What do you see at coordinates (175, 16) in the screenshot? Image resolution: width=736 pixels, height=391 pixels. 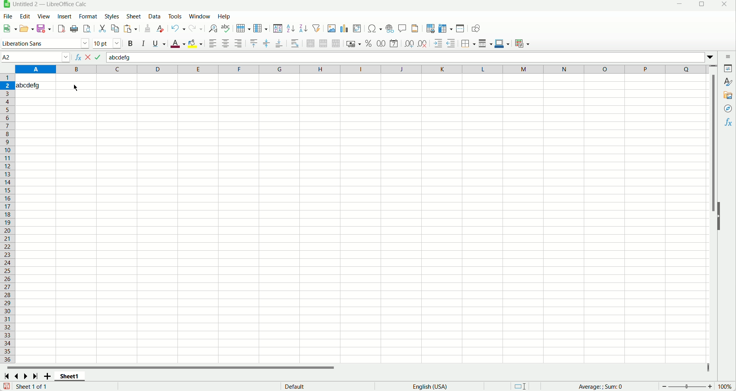 I see `tools` at bounding box center [175, 16].